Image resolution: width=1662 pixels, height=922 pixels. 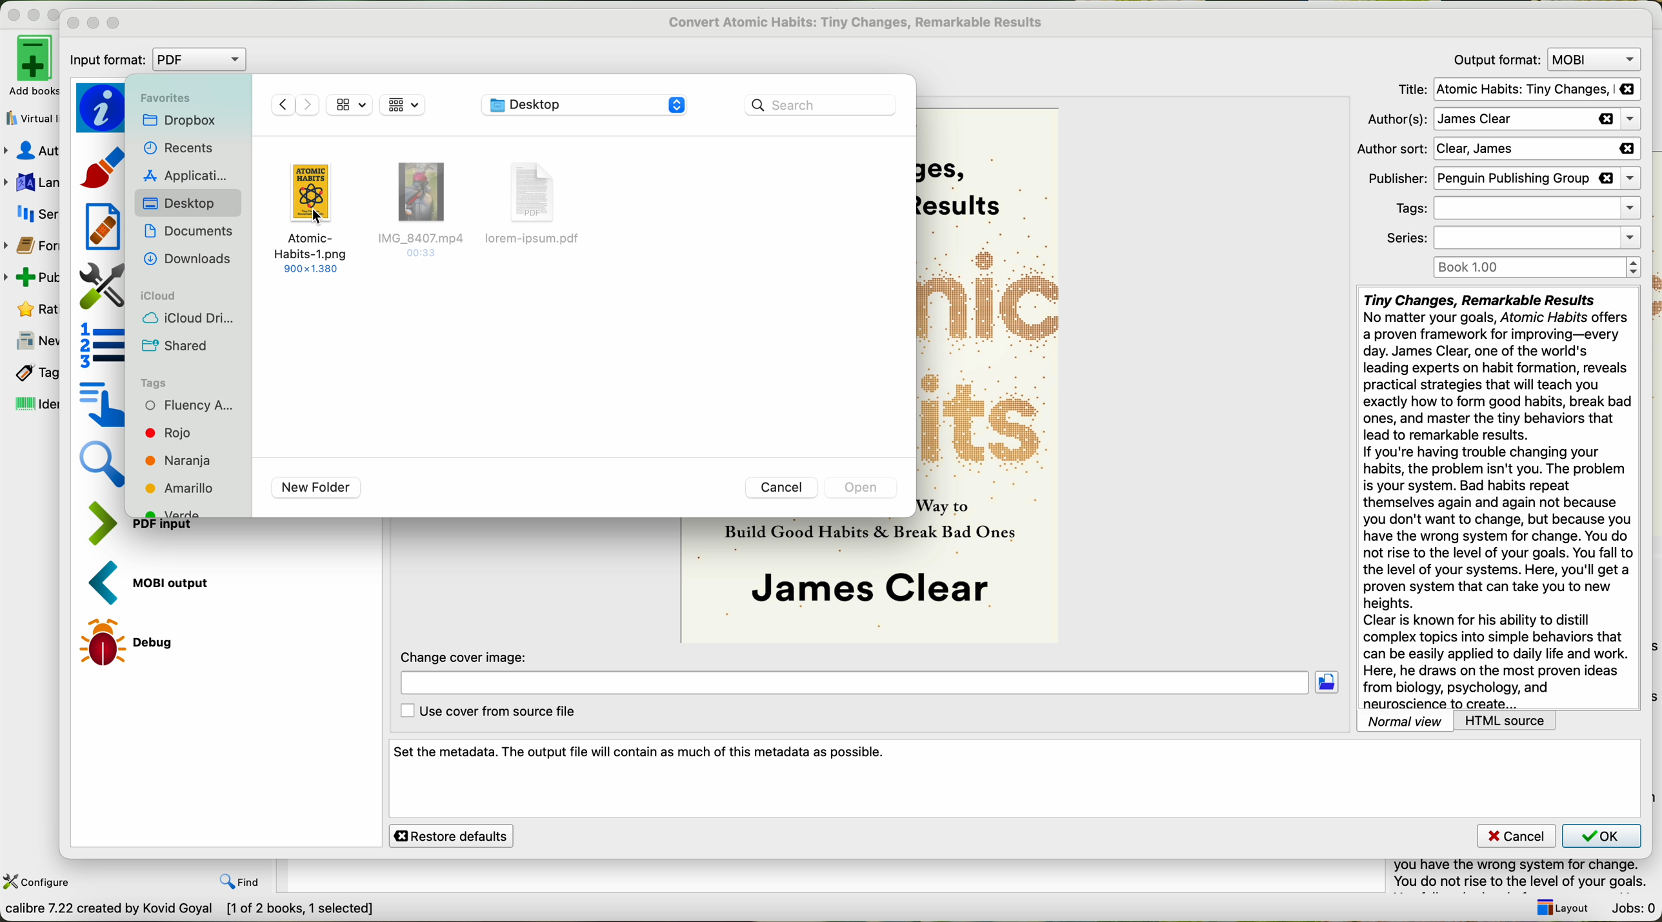 I want to click on change cover image, so click(x=466, y=656).